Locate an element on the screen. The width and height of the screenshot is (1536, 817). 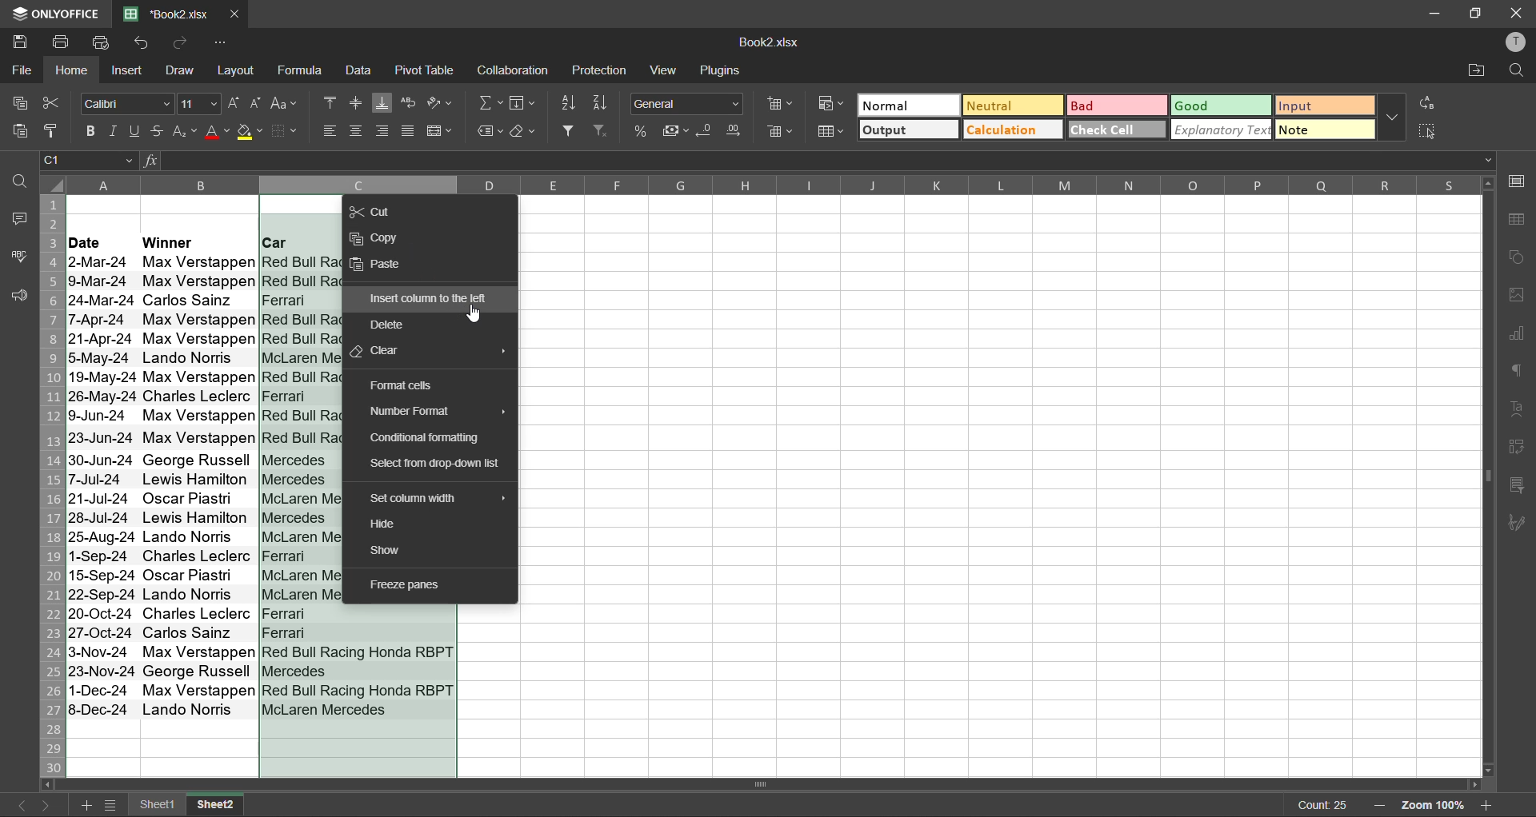
align bottom is located at coordinates (382, 101).